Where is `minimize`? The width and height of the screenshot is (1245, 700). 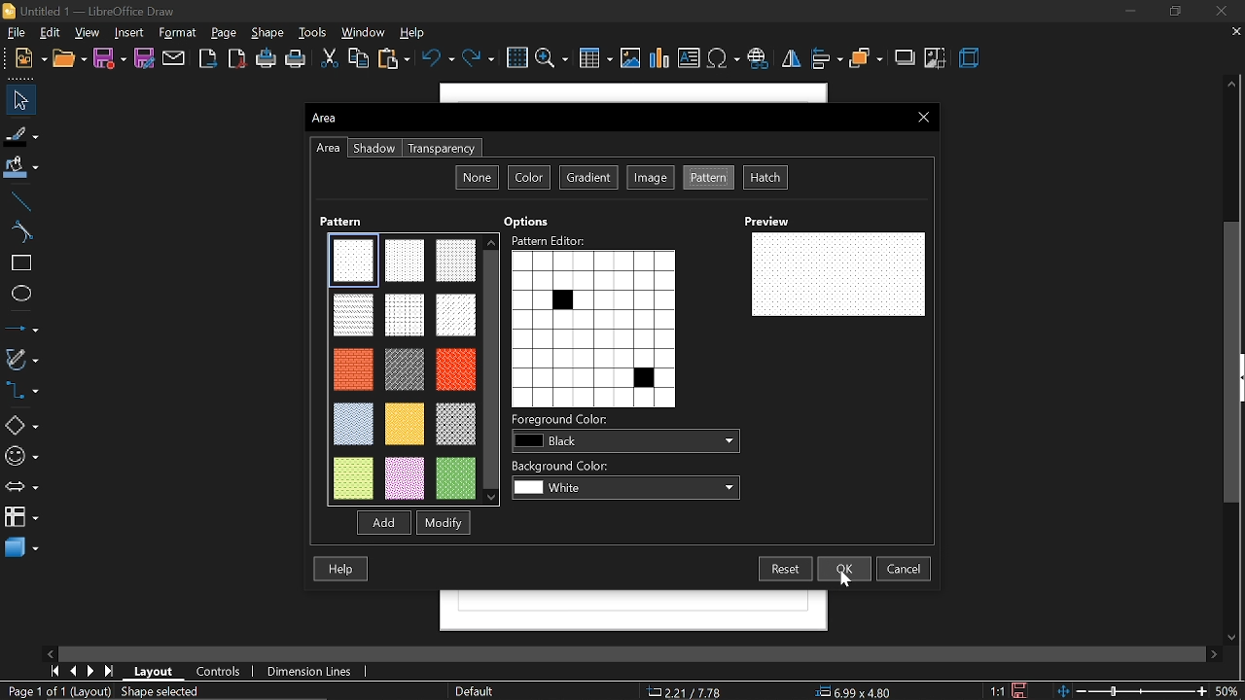 minimize is located at coordinates (1125, 13).